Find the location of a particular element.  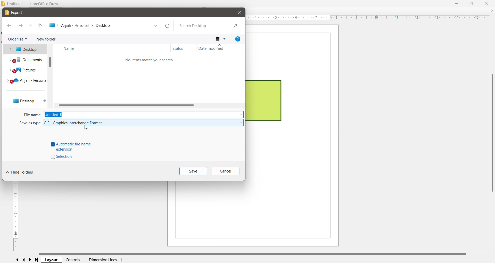

horizontal ruler is located at coordinates (370, 18).